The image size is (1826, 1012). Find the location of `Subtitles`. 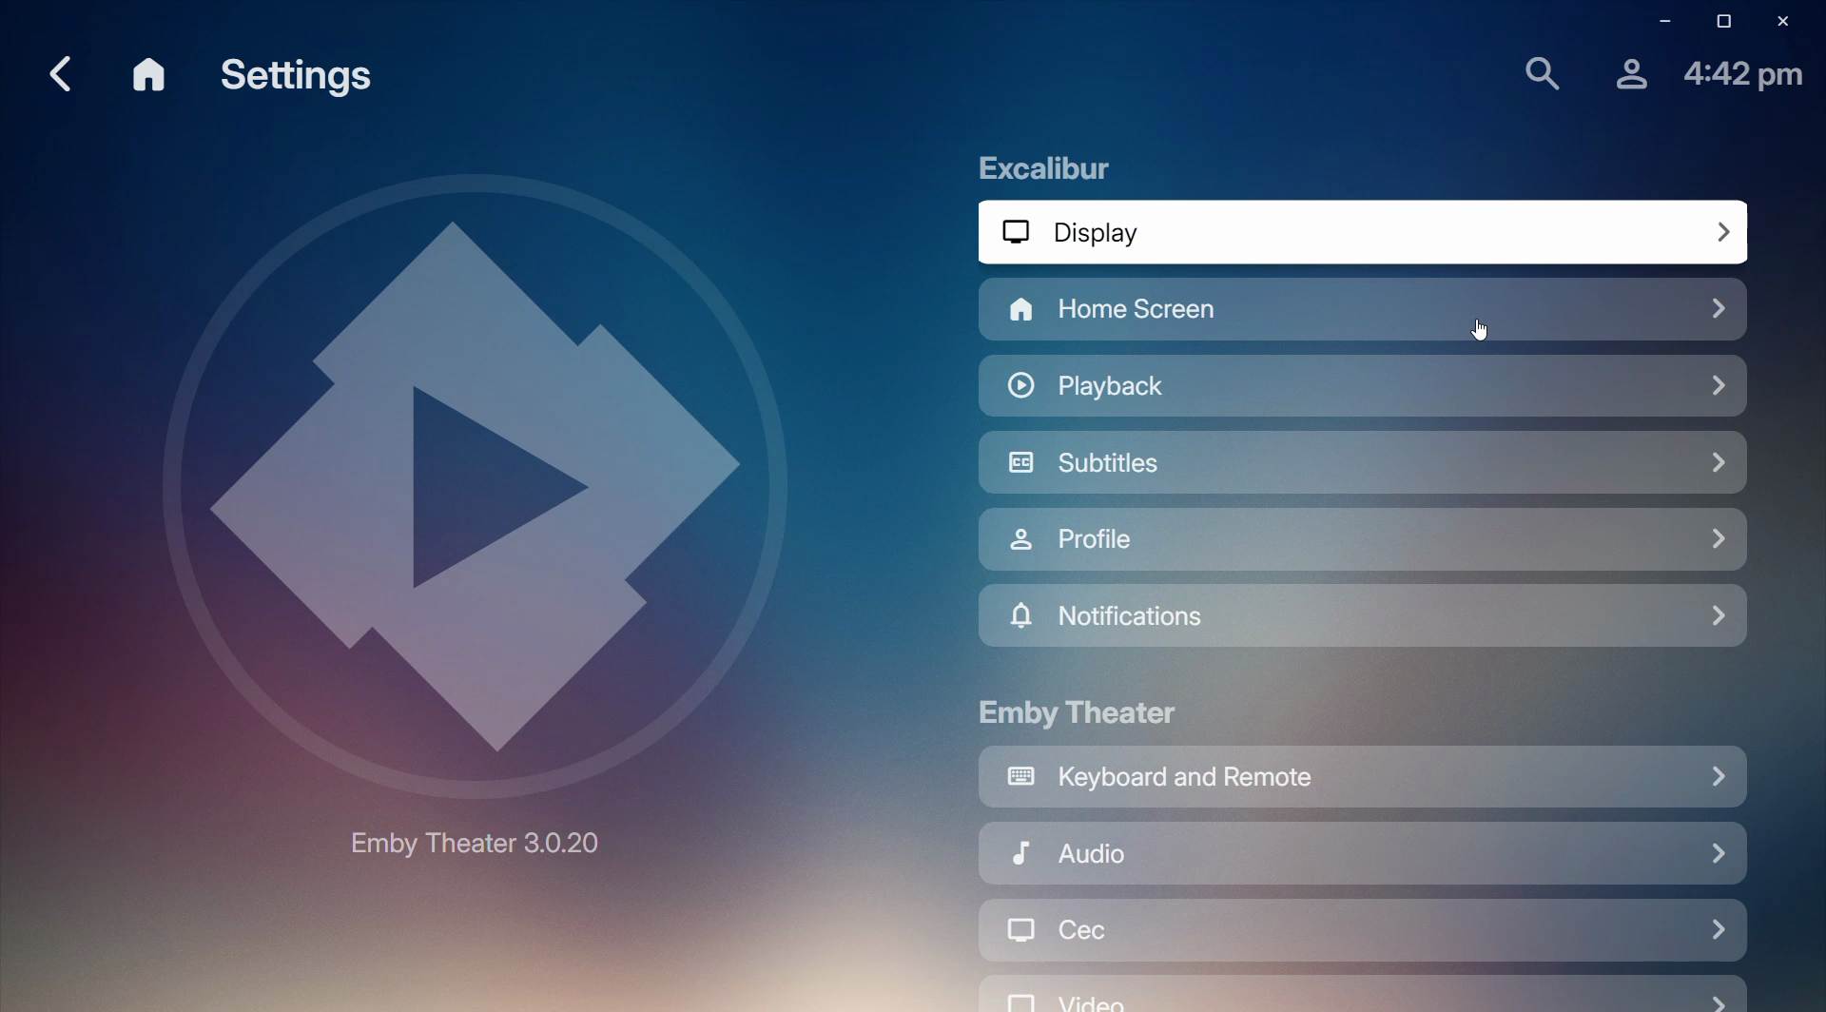

Subtitles is located at coordinates (1360, 463).